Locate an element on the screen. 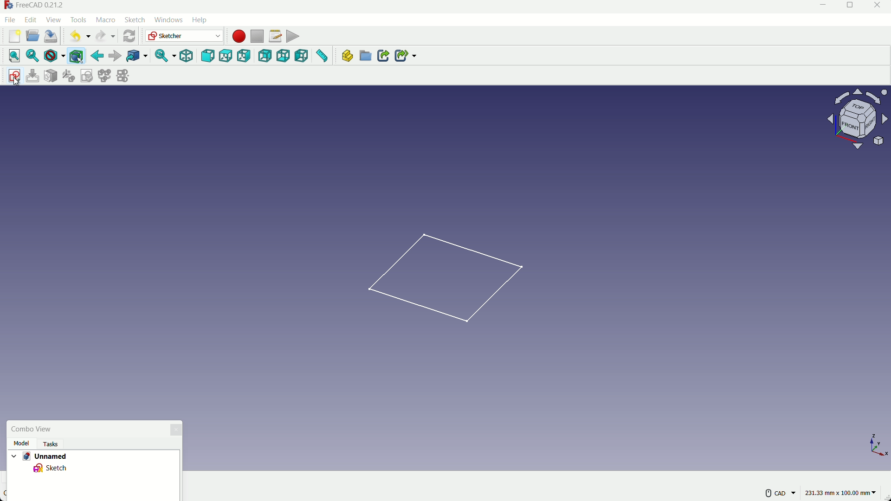 Image resolution: width=891 pixels, height=501 pixels. sync view is located at coordinates (163, 56).